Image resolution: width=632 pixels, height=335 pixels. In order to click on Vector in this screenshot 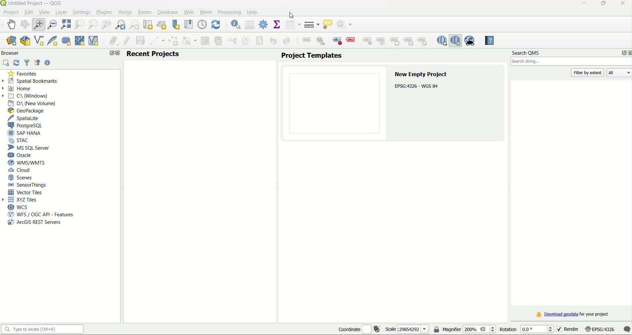, I will do `click(124, 12)`.